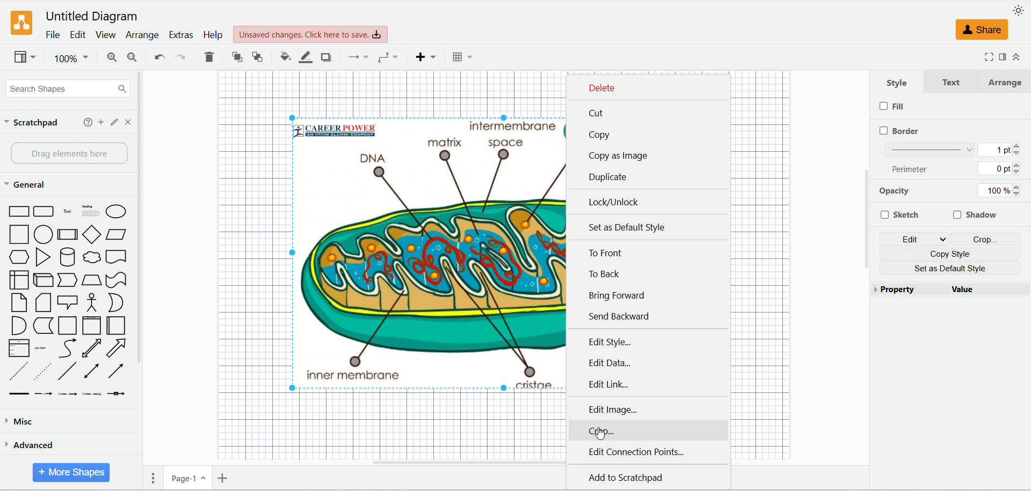 The image size is (1031, 491). Describe the element at coordinates (76, 34) in the screenshot. I see `edit` at that location.